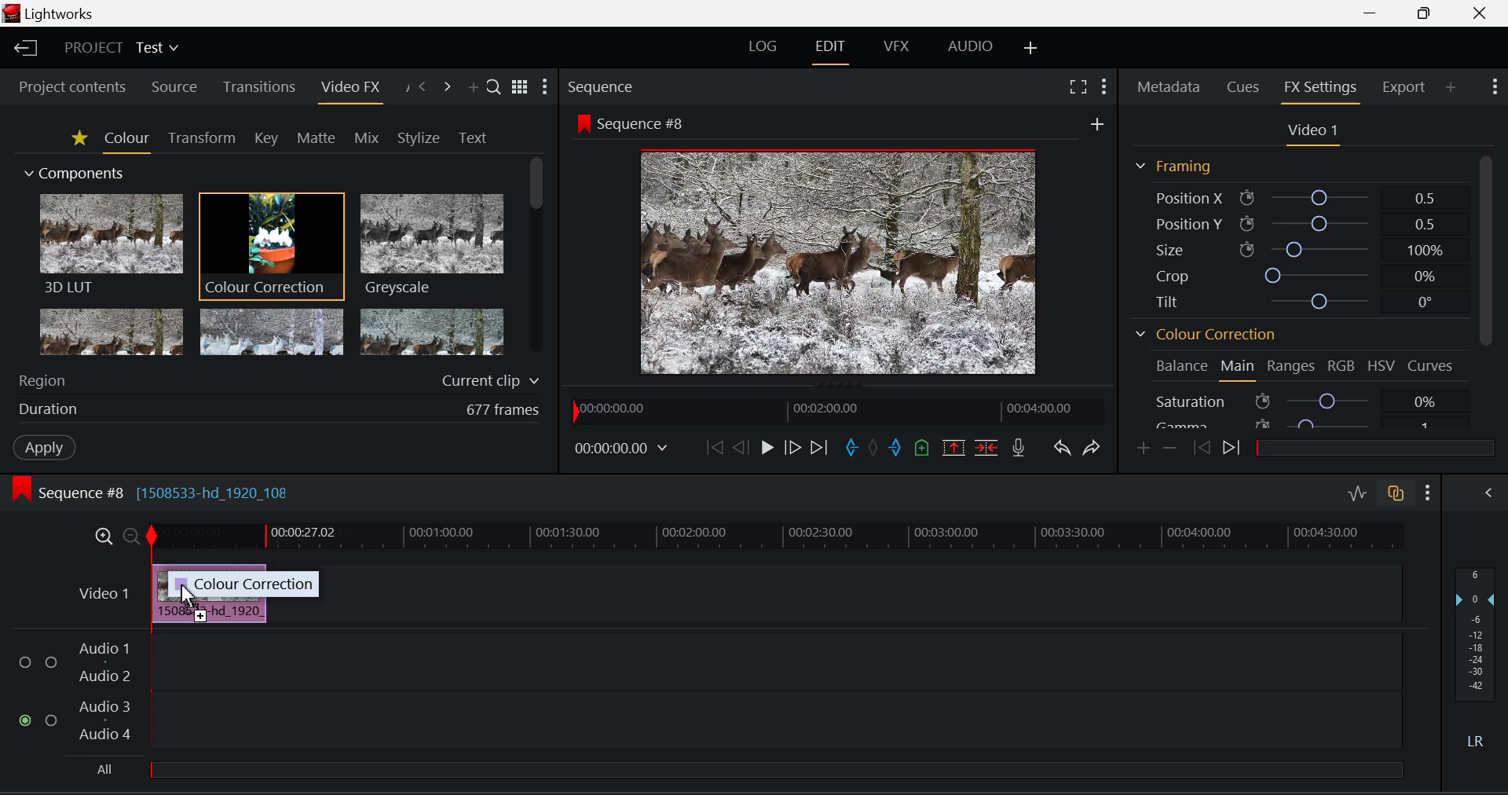 The image size is (1508, 795). Describe the element at coordinates (126, 140) in the screenshot. I see `Colour Tab Open` at that location.